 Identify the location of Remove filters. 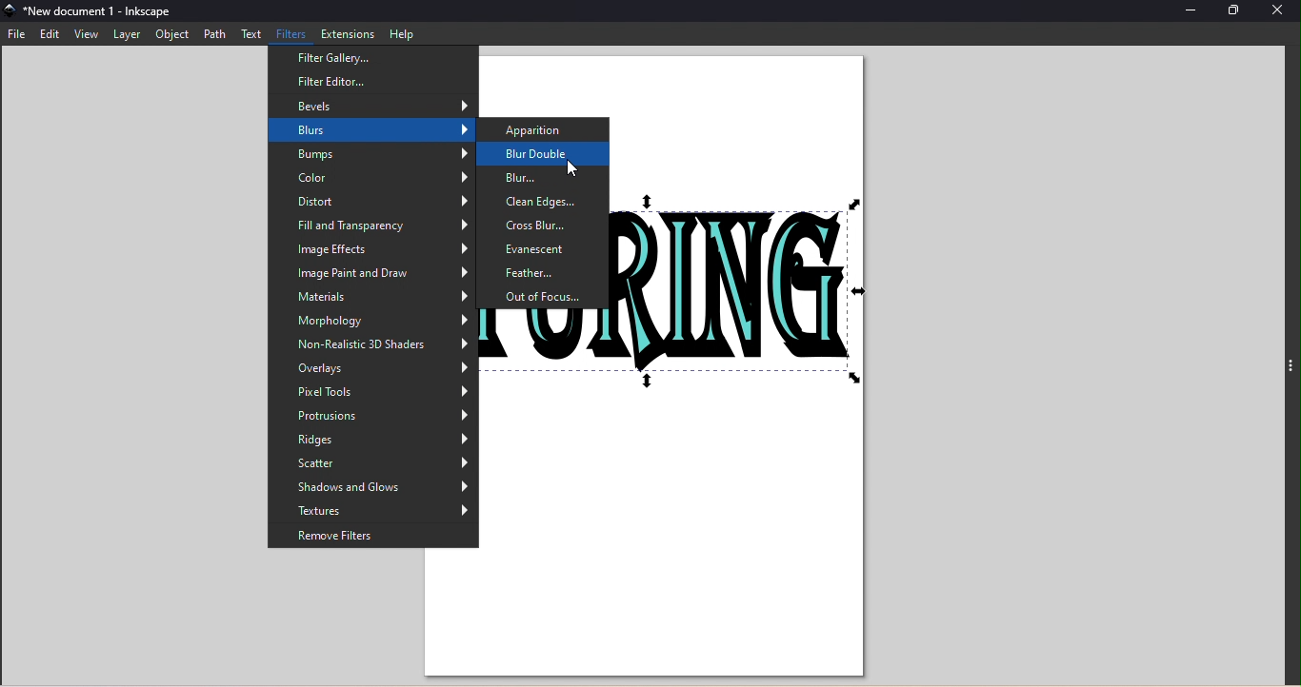
(374, 539).